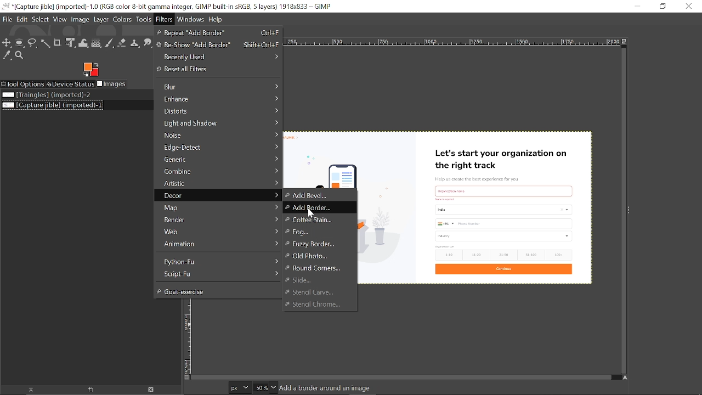  Describe the element at coordinates (219, 136) in the screenshot. I see `Noise` at that location.